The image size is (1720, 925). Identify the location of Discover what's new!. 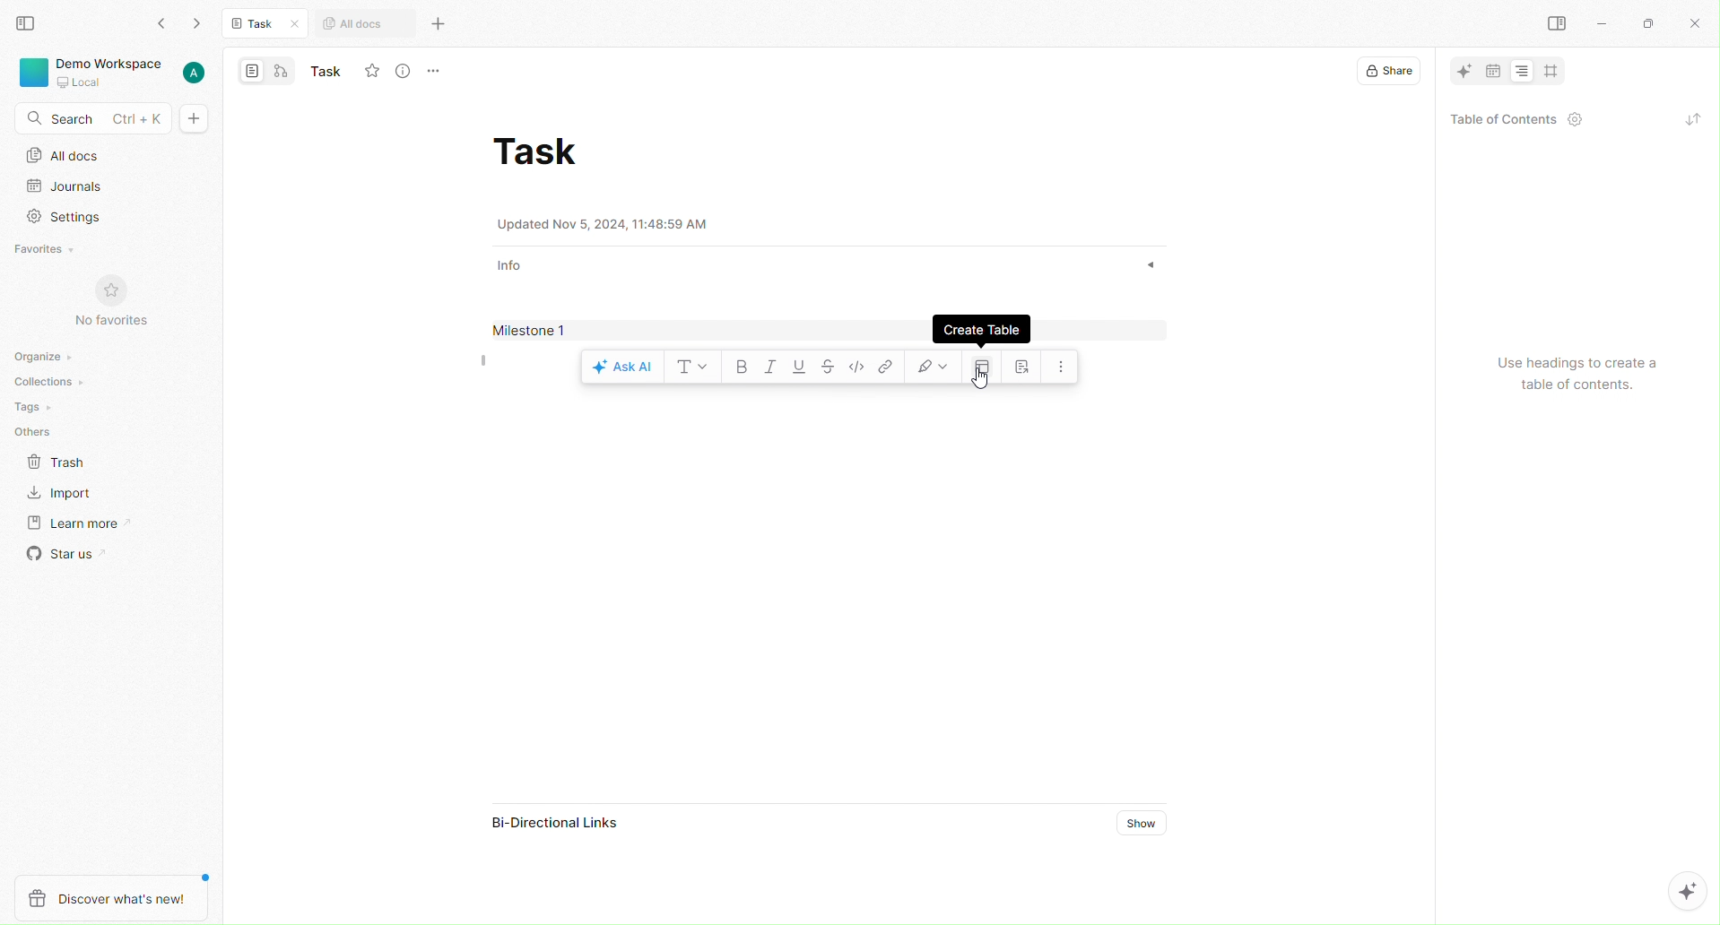
(115, 891).